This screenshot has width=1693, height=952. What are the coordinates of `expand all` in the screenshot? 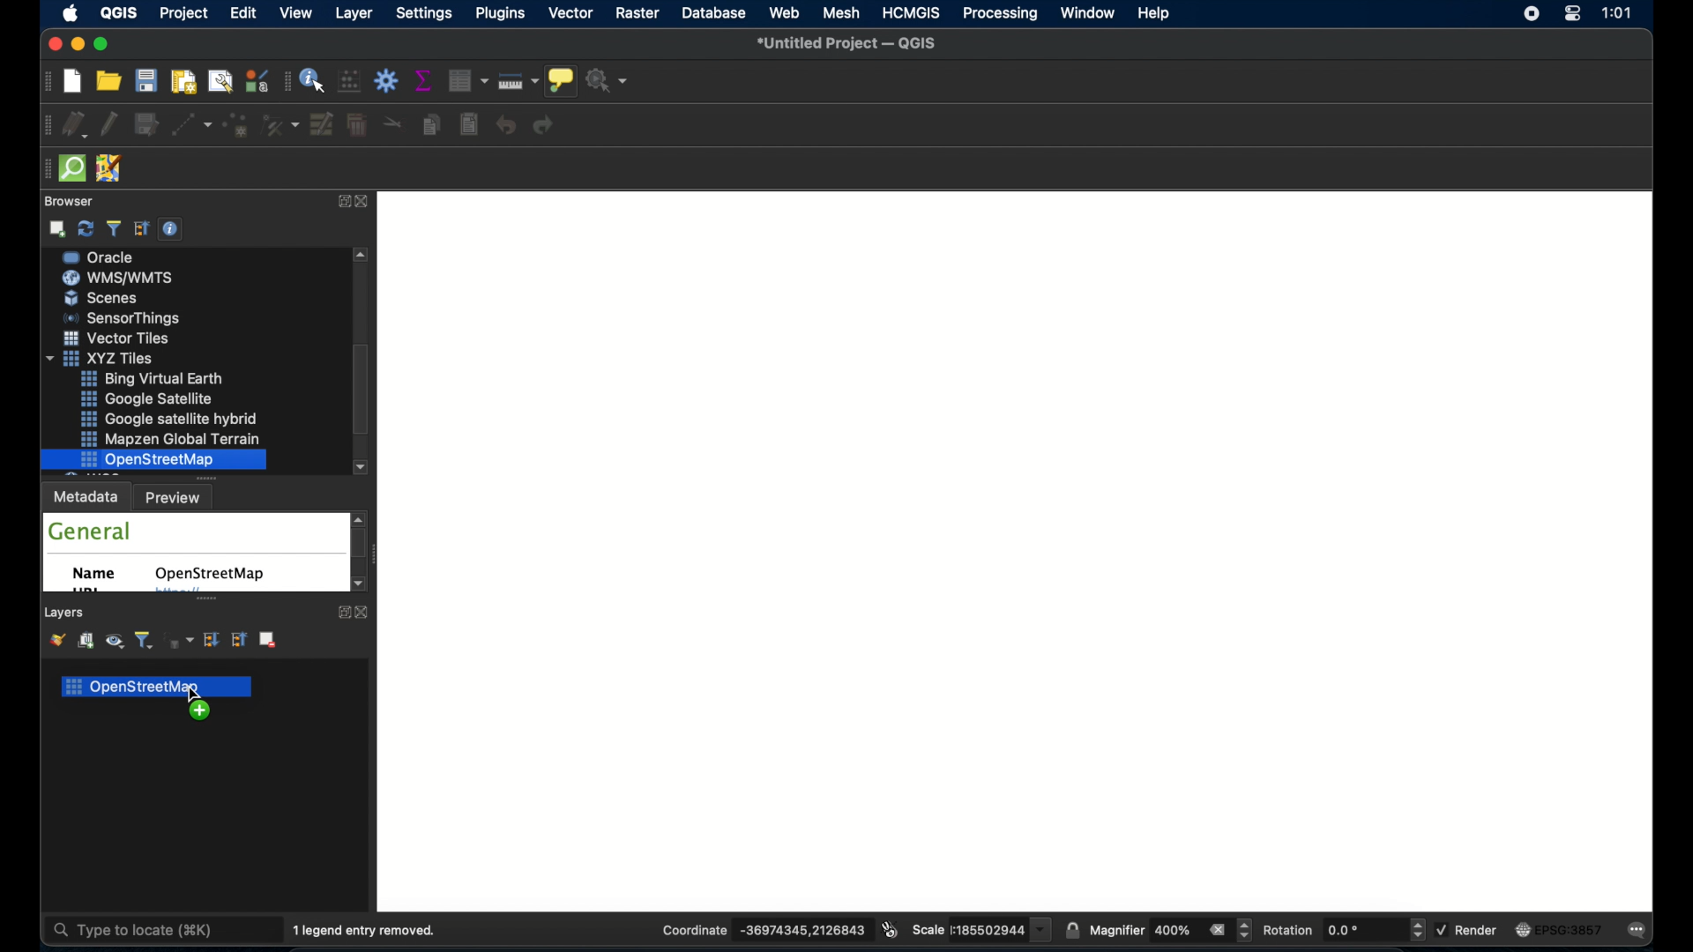 It's located at (212, 640).